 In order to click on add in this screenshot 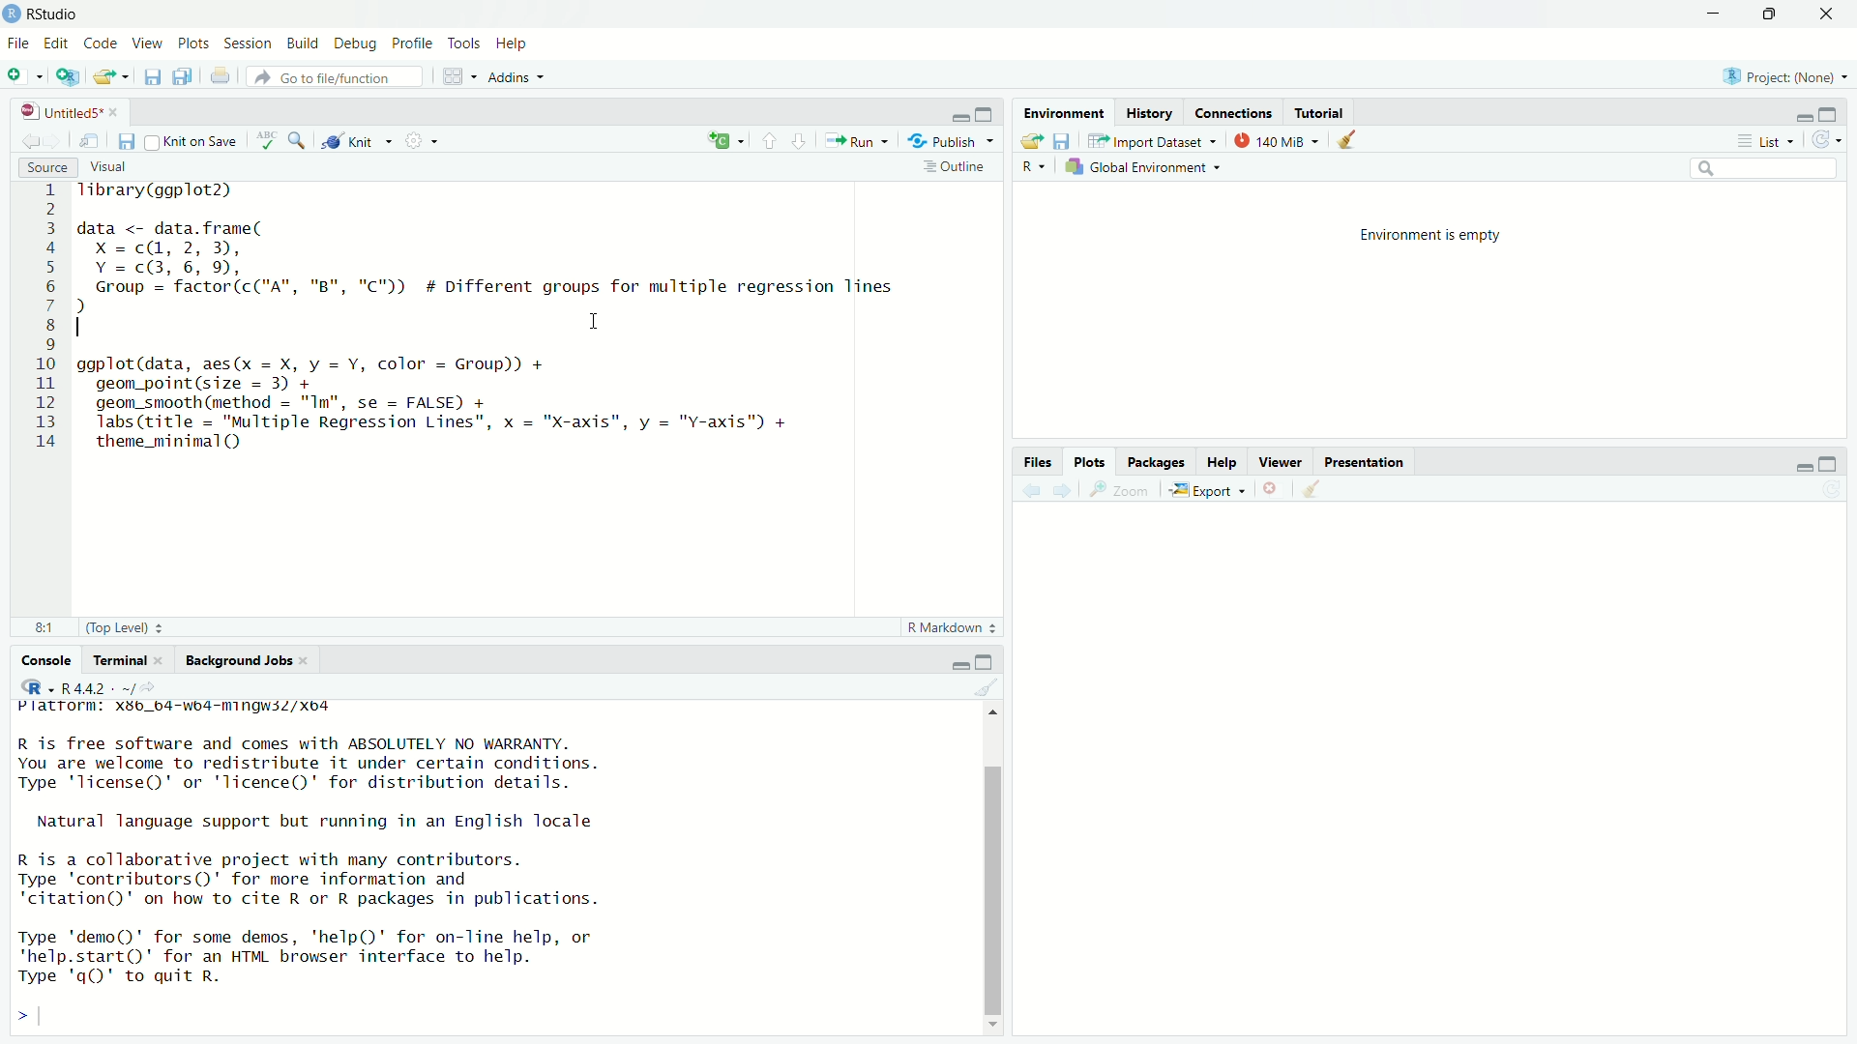, I will do `click(726, 139)`.